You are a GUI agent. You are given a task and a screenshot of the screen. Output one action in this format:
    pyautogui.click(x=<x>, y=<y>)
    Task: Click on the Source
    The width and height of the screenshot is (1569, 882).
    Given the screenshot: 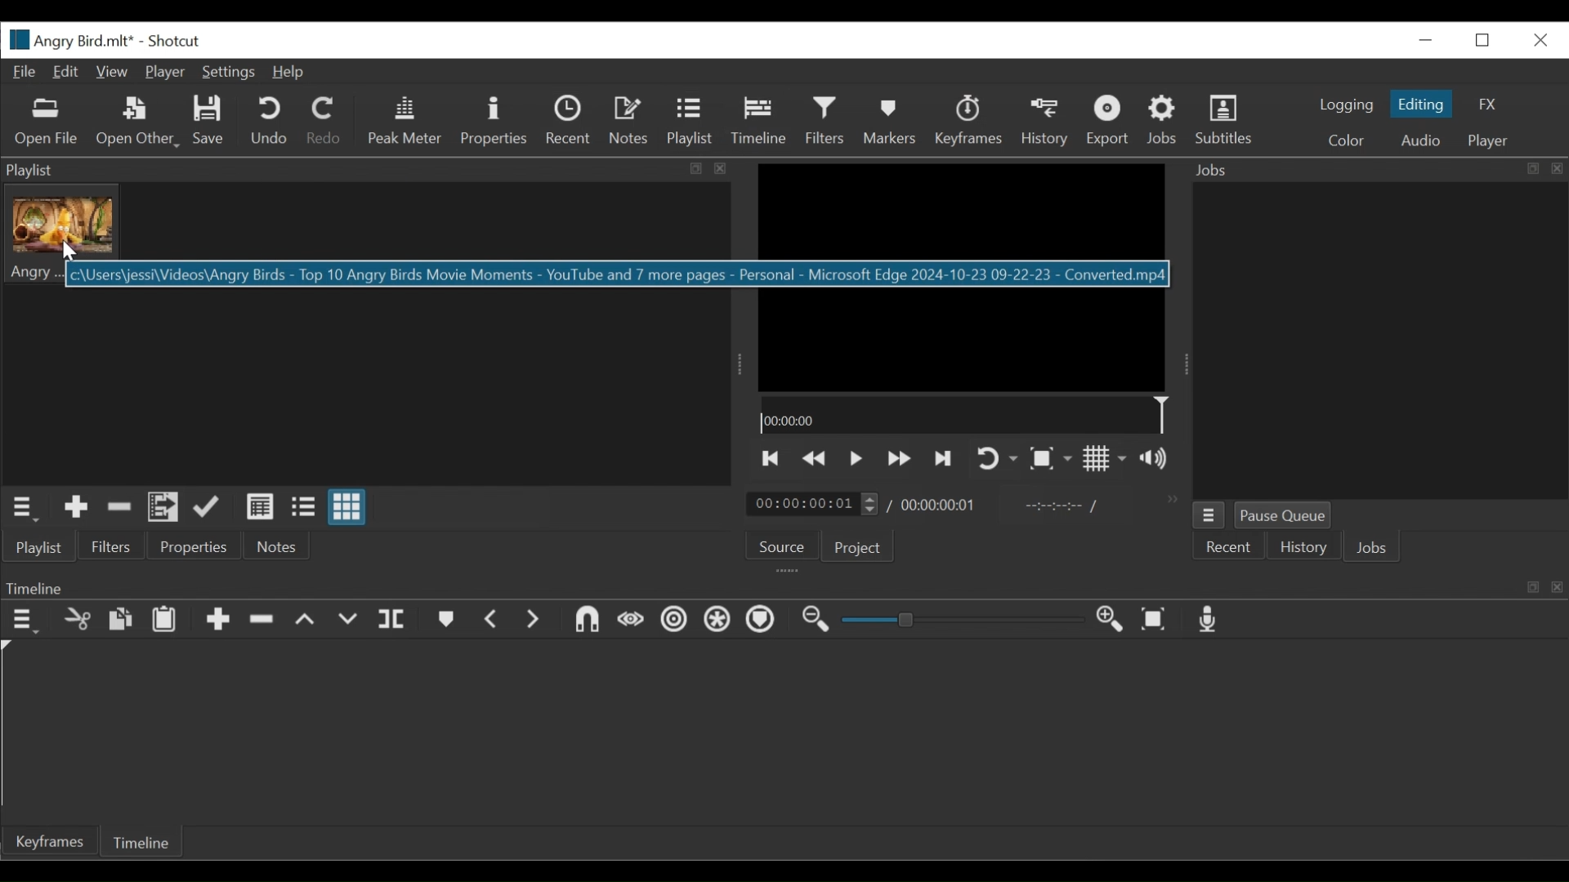 What is the action you would take?
    pyautogui.click(x=783, y=543)
    